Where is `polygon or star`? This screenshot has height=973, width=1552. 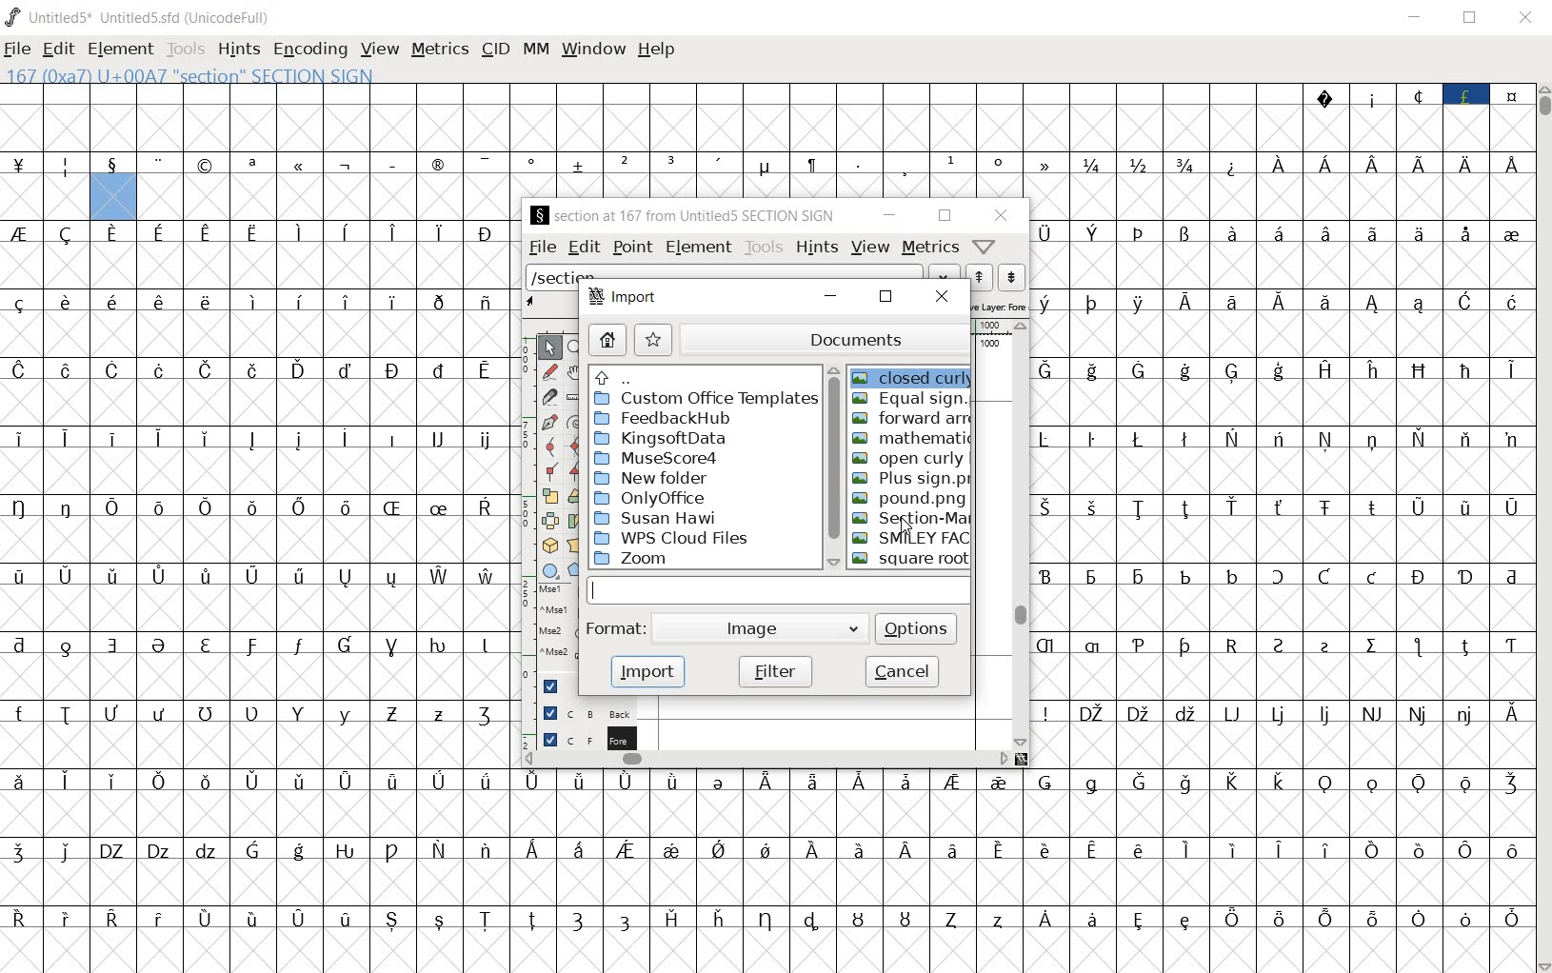 polygon or star is located at coordinates (578, 572).